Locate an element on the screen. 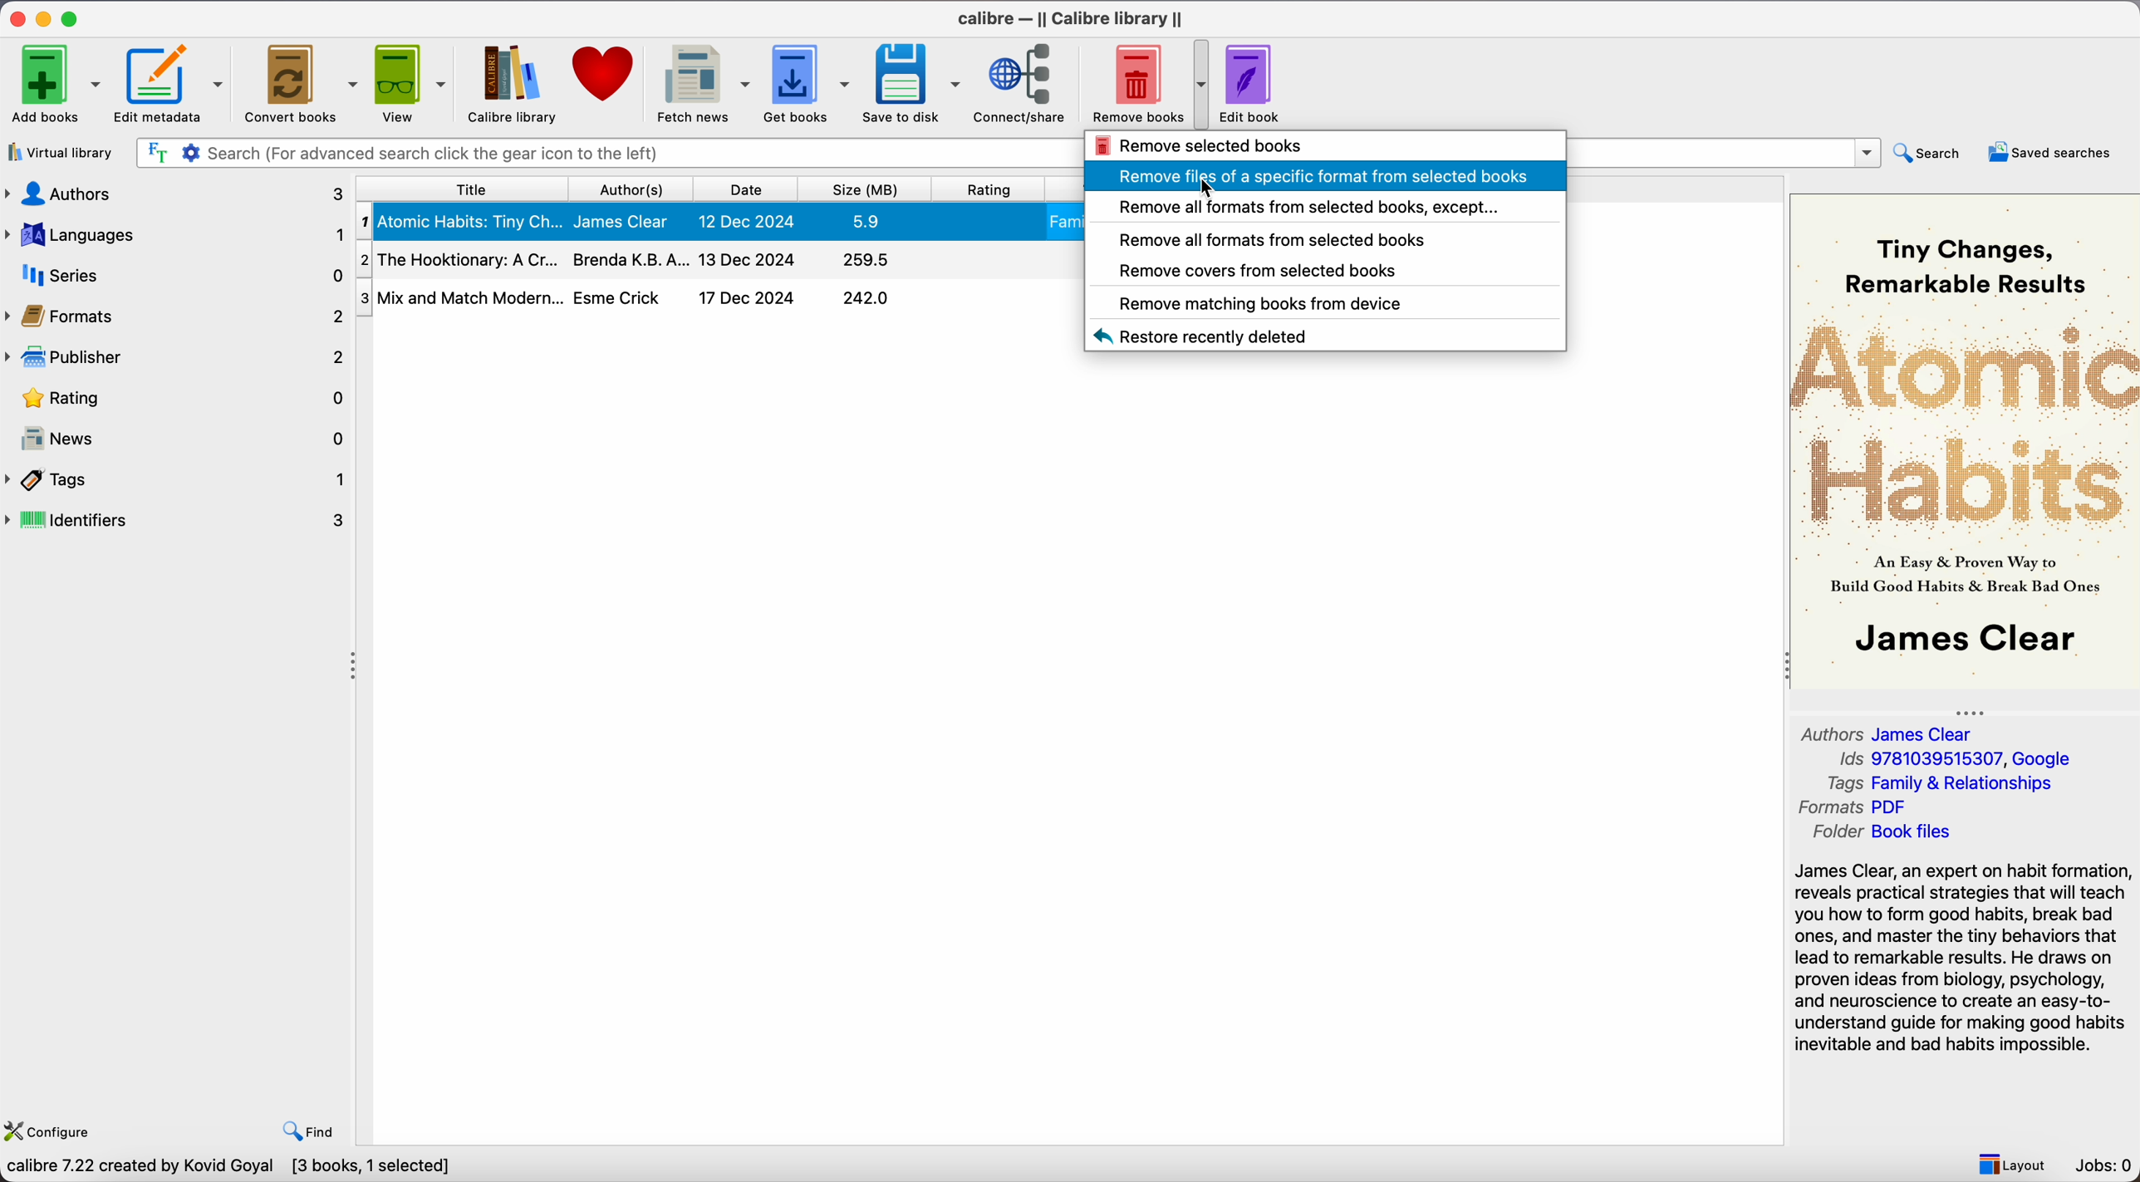 The image size is (2140, 1182). rating is located at coordinates (178, 400).